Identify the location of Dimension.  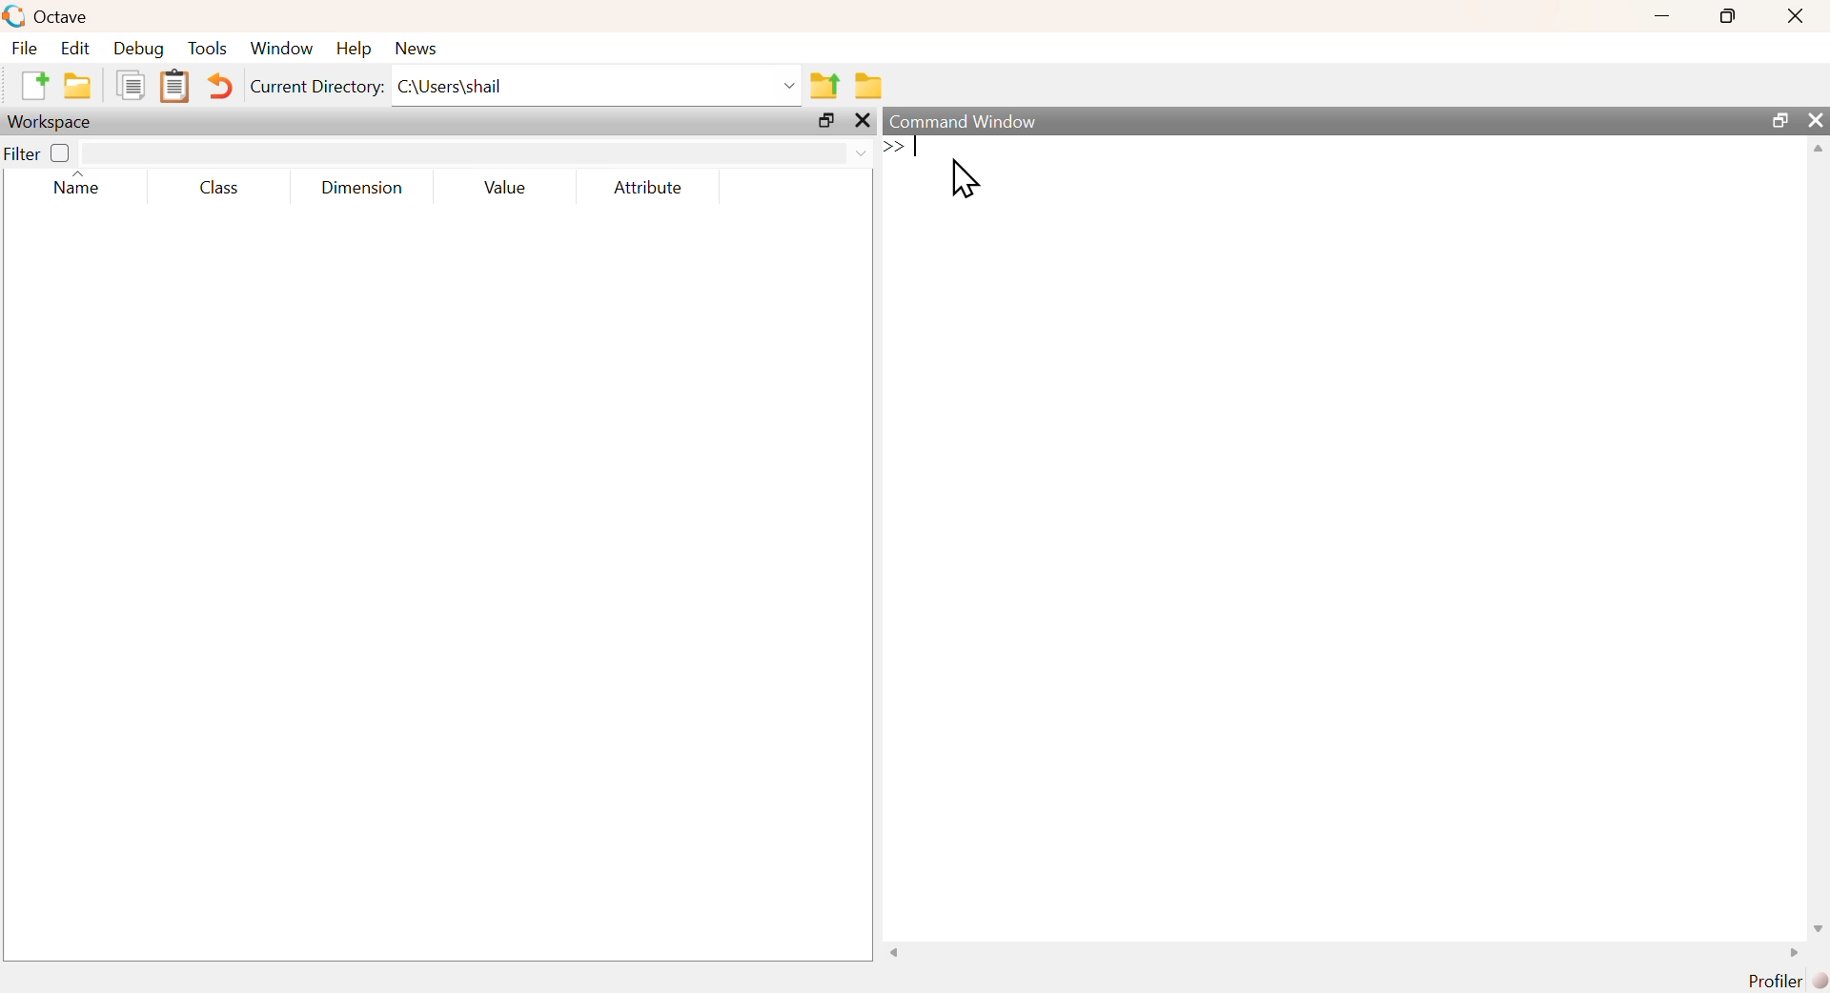
(366, 189).